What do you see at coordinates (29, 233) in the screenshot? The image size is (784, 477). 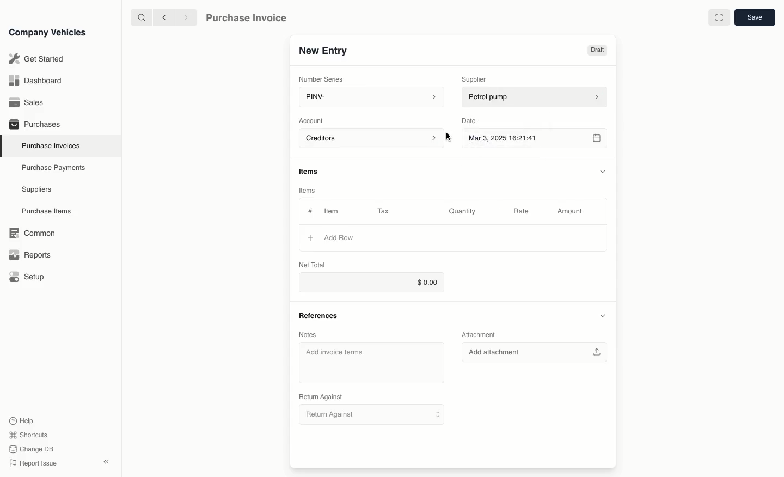 I see `Common` at bounding box center [29, 233].